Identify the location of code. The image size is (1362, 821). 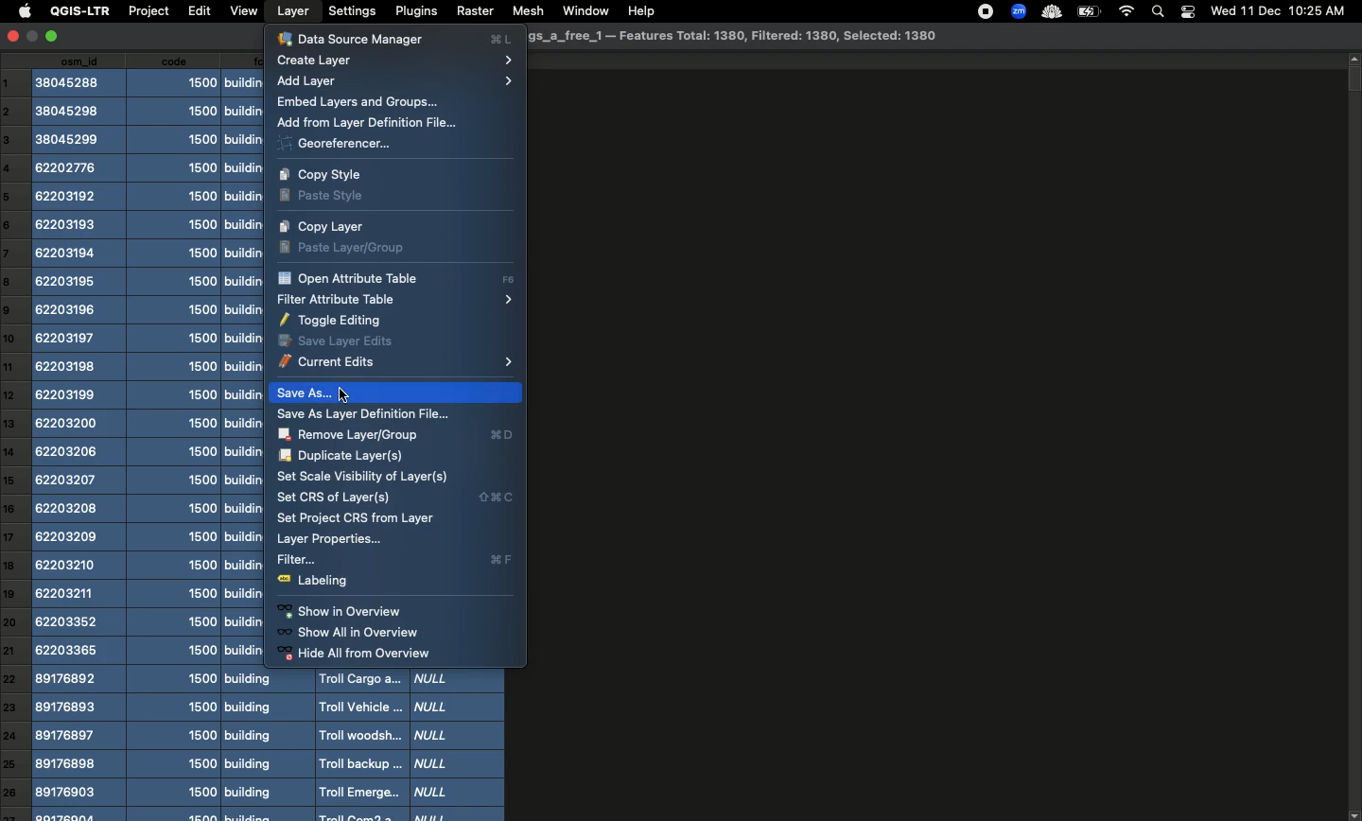
(177, 437).